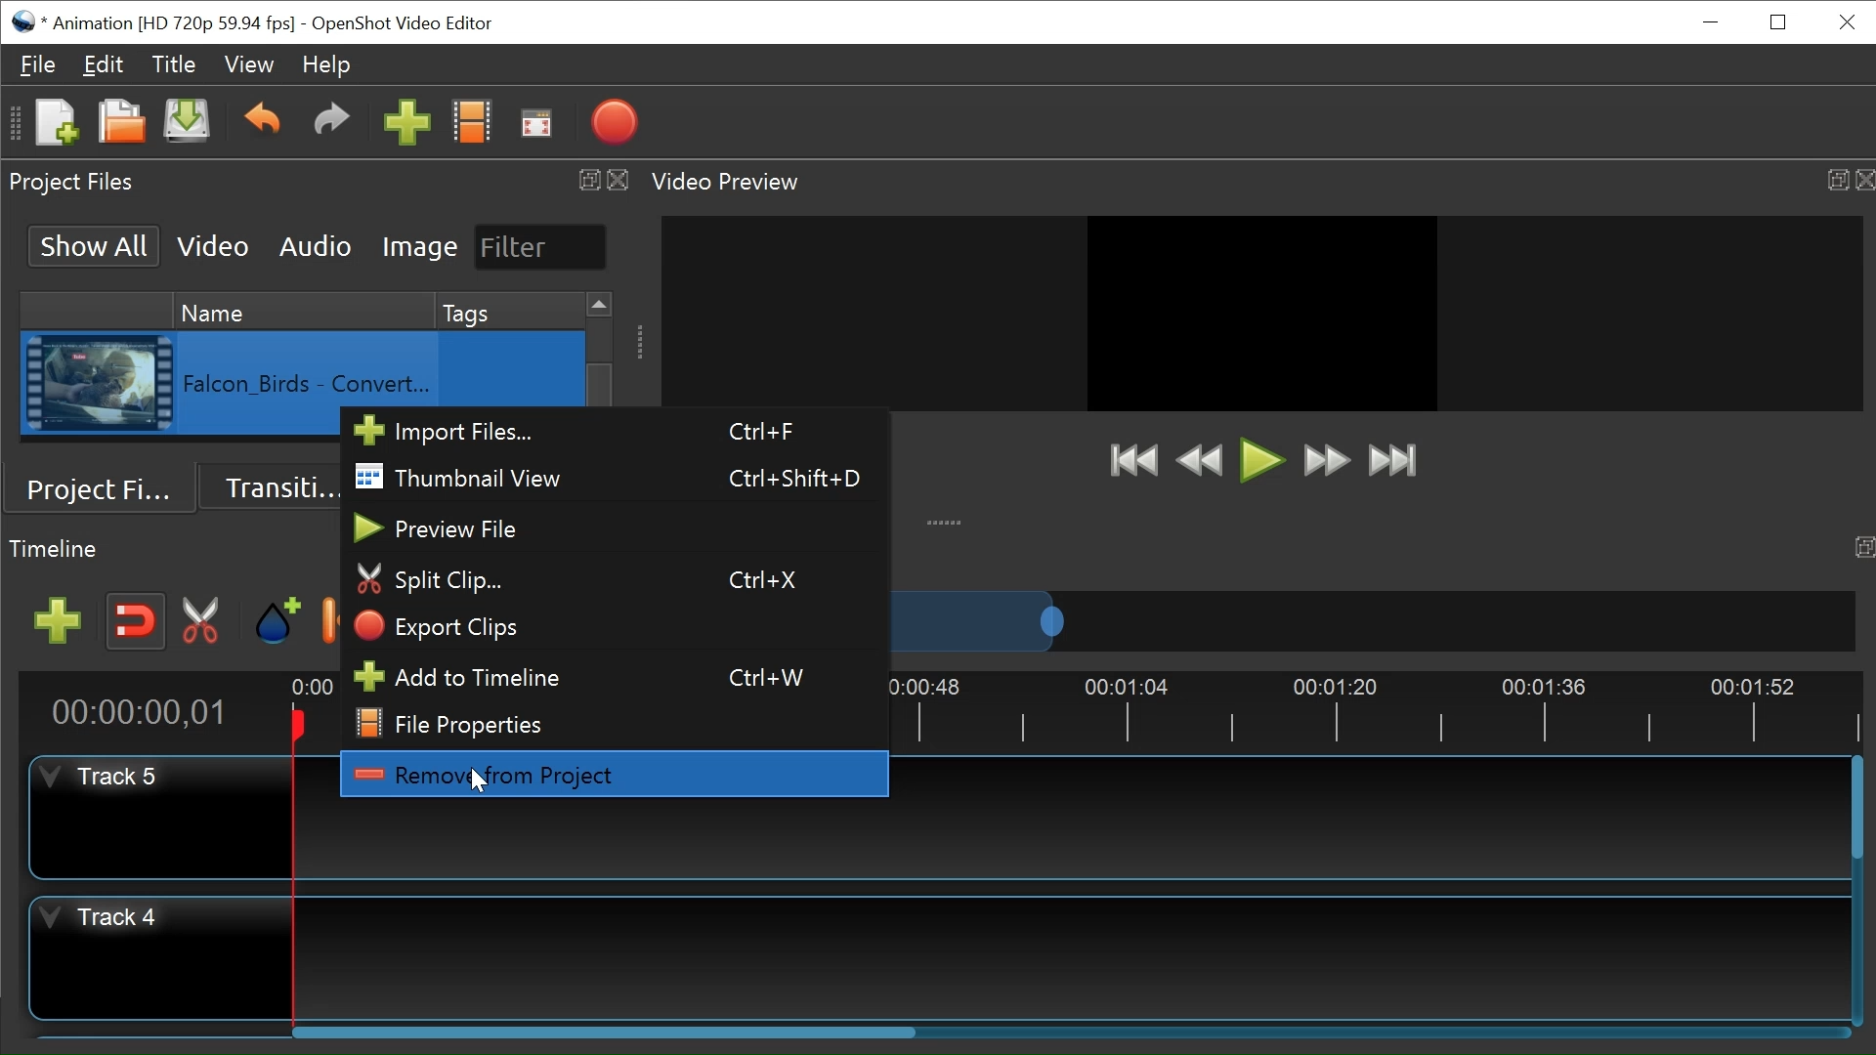 This screenshot has height=1055, width=1876. What do you see at coordinates (103, 64) in the screenshot?
I see `Edit` at bounding box center [103, 64].